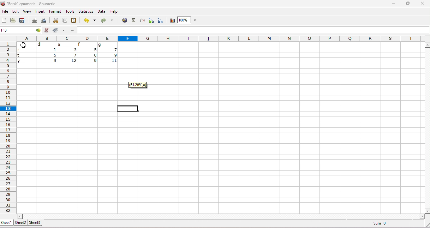  Describe the element at coordinates (219, 38) in the screenshot. I see `column headings` at that location.